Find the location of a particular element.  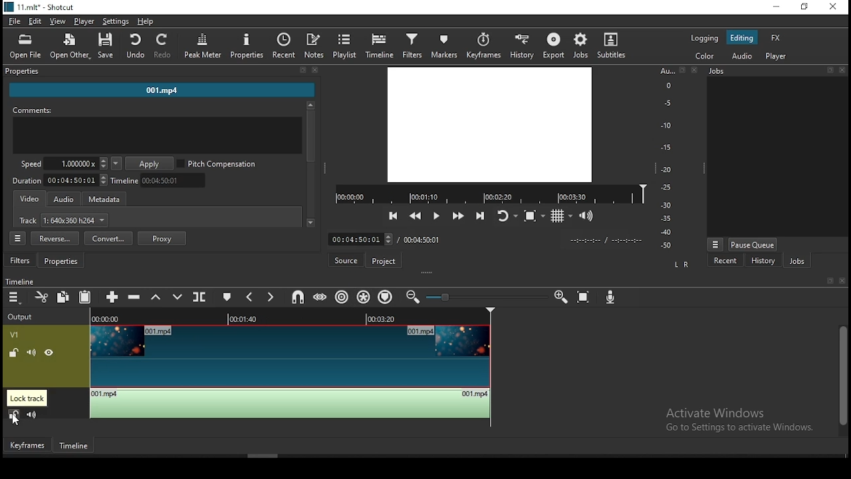

properties is located at coordinates (61, 261).